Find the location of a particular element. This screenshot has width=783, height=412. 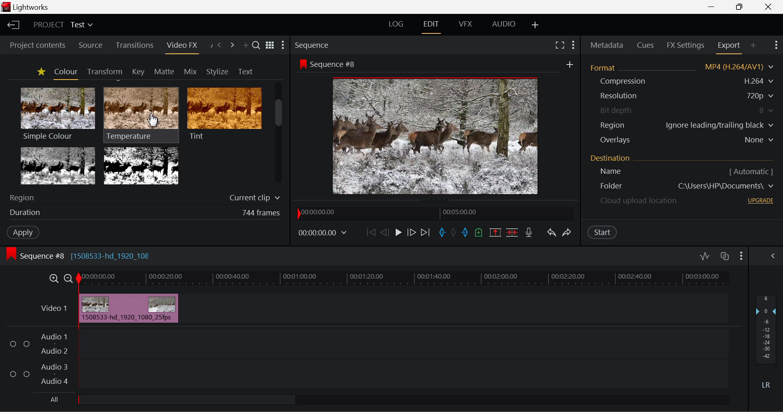

Full Screen is located at coordinates (559, 47).